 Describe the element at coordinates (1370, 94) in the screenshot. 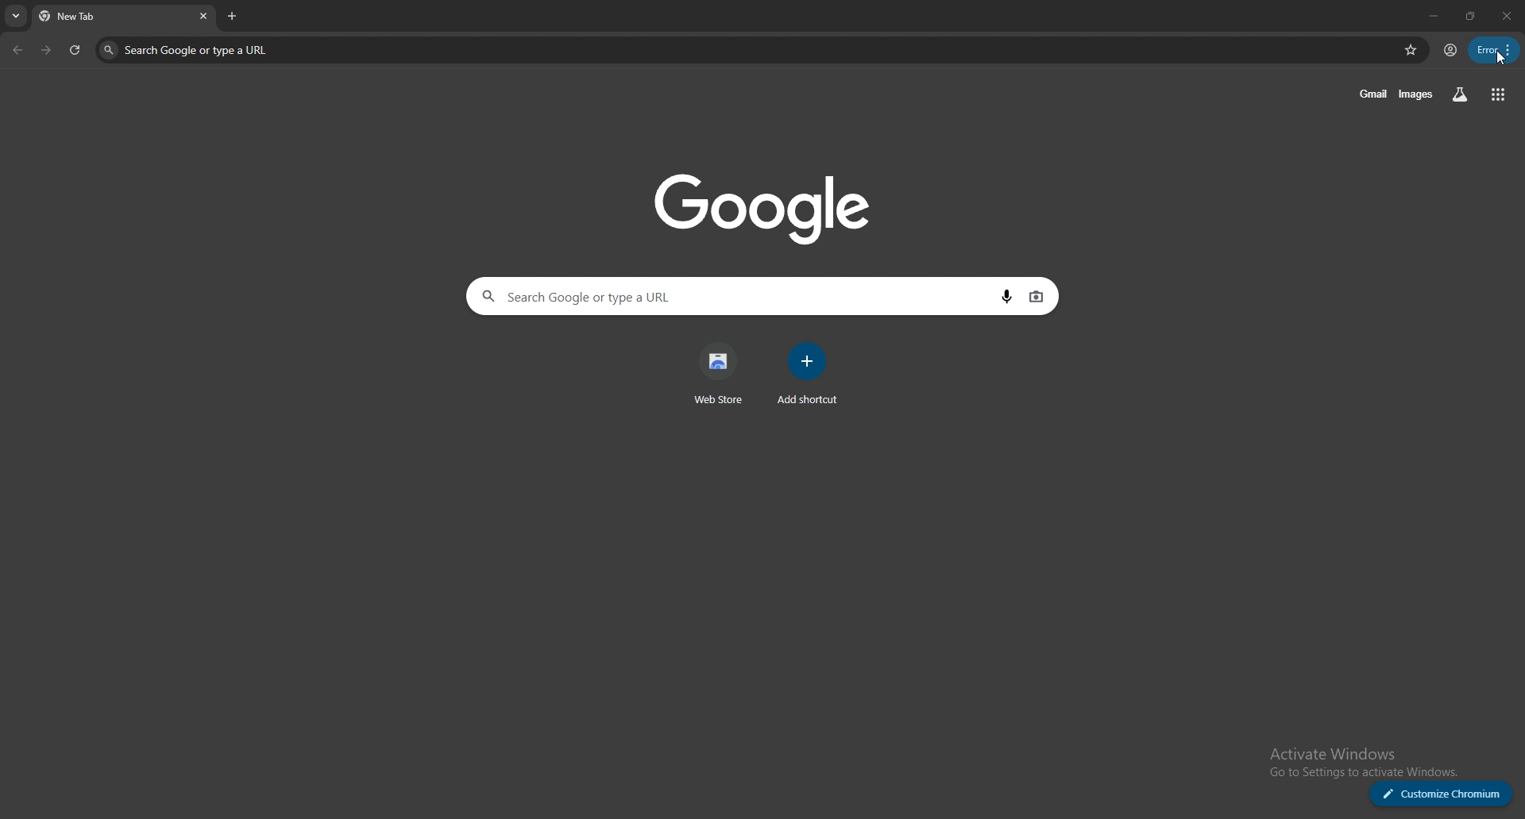

I see `gmail` at that location.